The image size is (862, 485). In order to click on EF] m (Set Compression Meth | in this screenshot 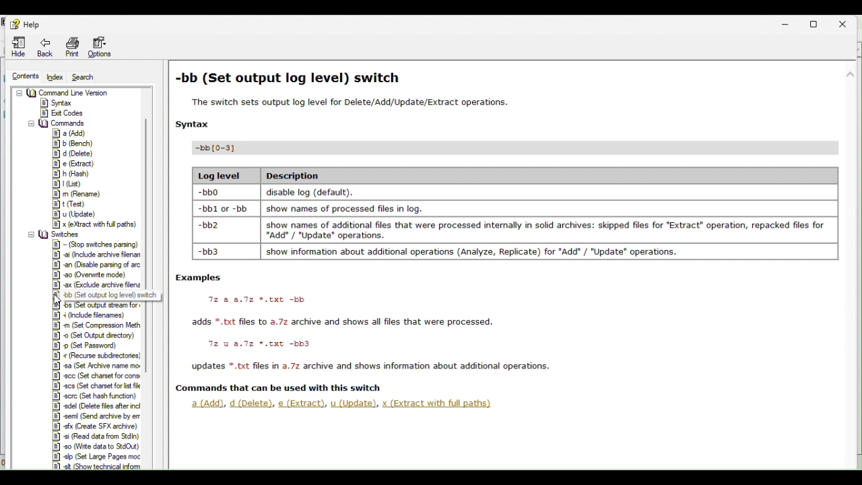, I will do `click(99, 325)`.